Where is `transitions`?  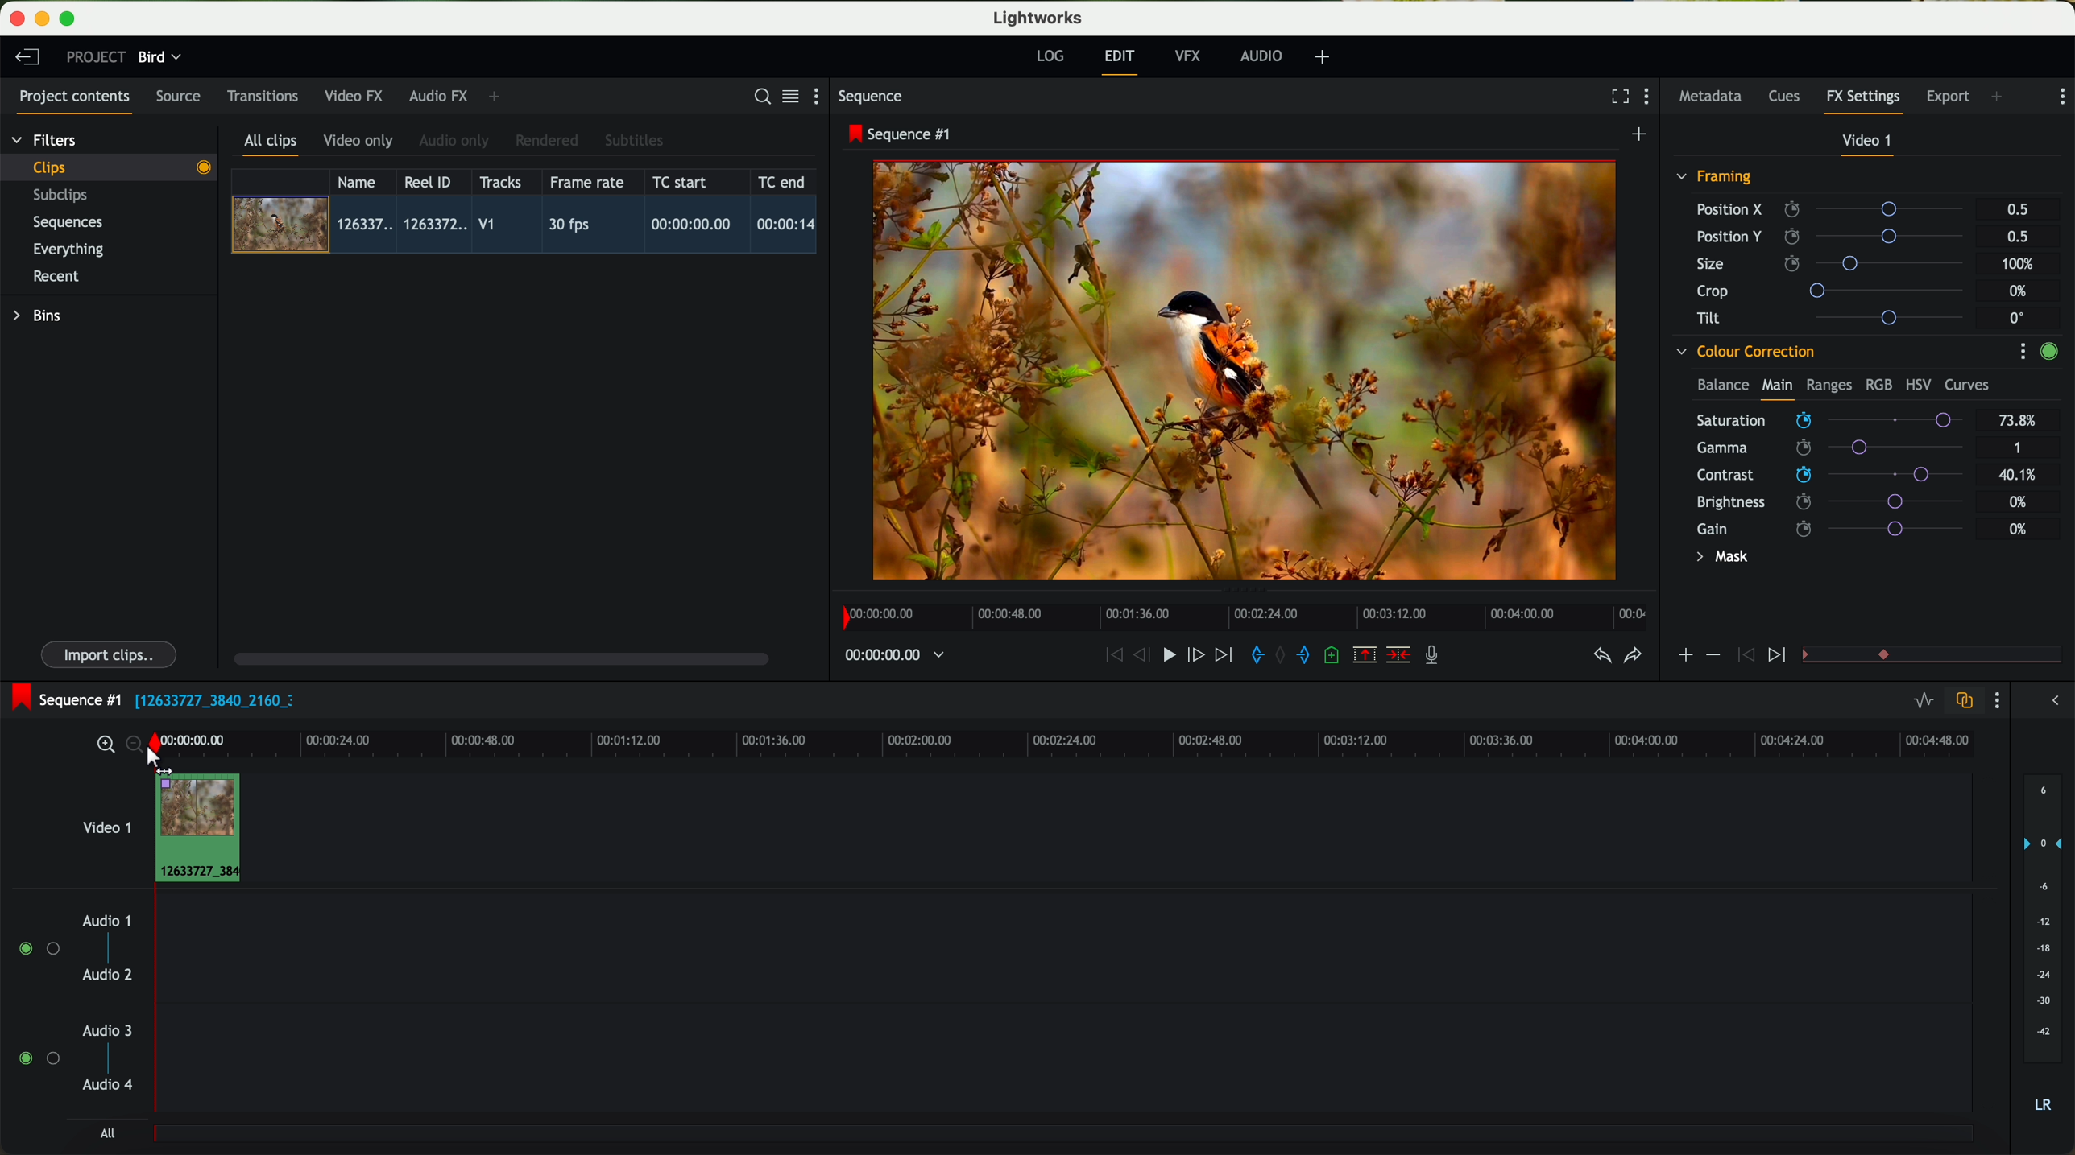 transitions is located at coordinates (262, 96).